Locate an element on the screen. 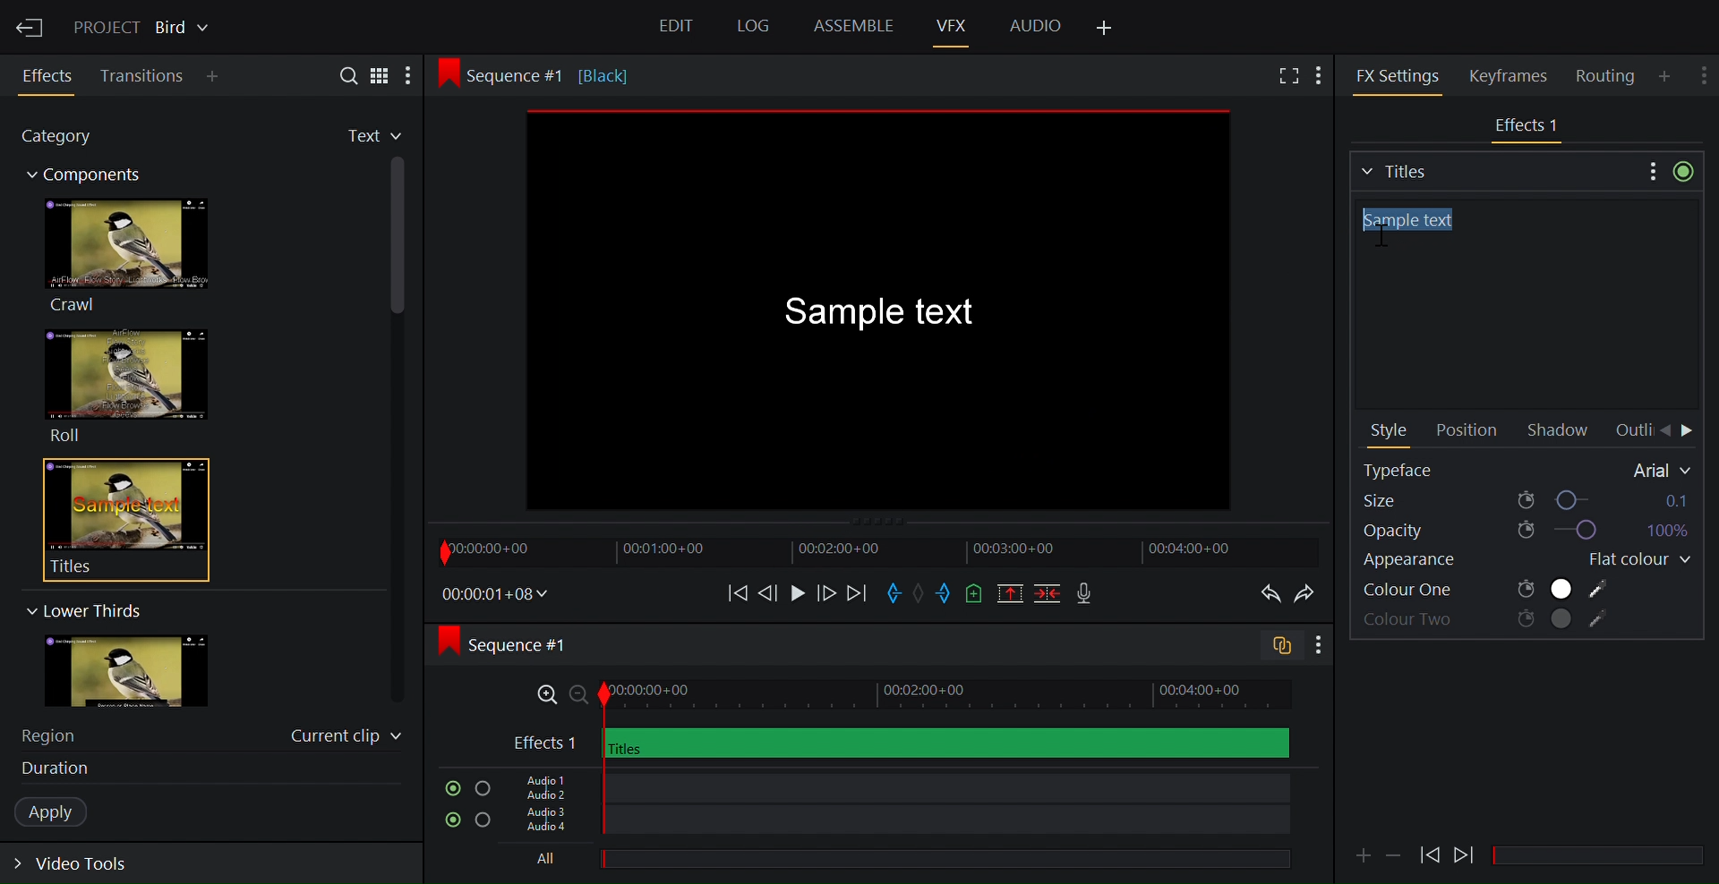 This screenshot has width=1719, height=884. Color two is located at coordinates (1488, 621).